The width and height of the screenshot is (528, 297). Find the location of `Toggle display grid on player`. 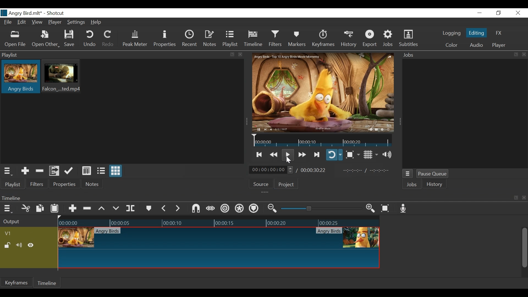

Toggle display grid on player is located at coordinates (370, 155).